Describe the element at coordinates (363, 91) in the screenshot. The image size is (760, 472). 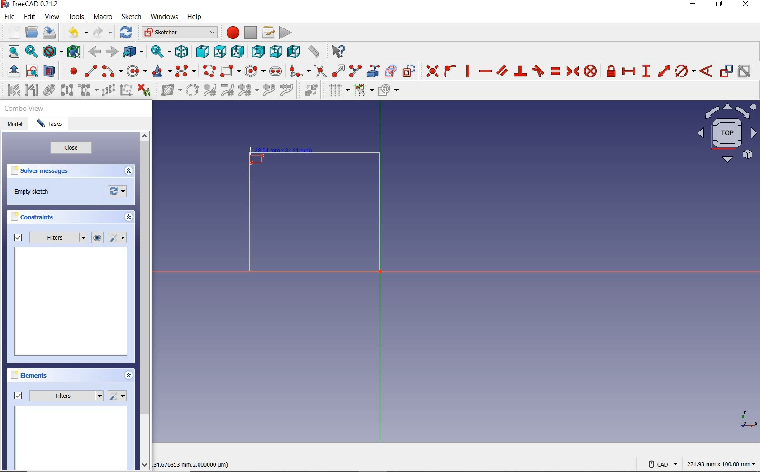
I see `toggle snap` at that location.